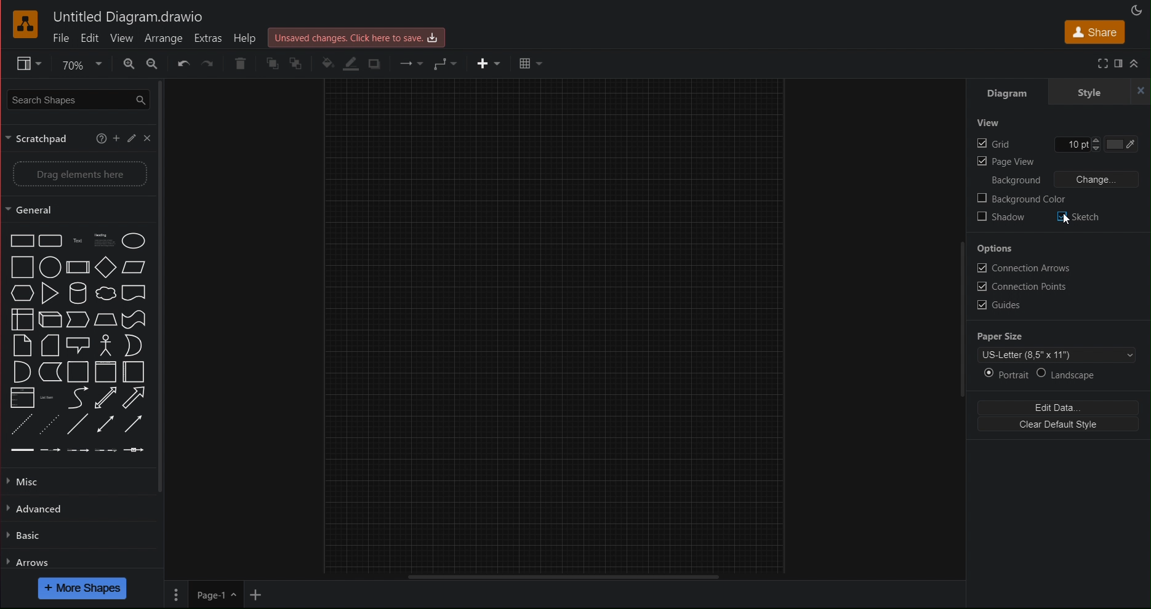 This screenshot has height=609, width=1151. I want to click on cube, so click(50, 320).